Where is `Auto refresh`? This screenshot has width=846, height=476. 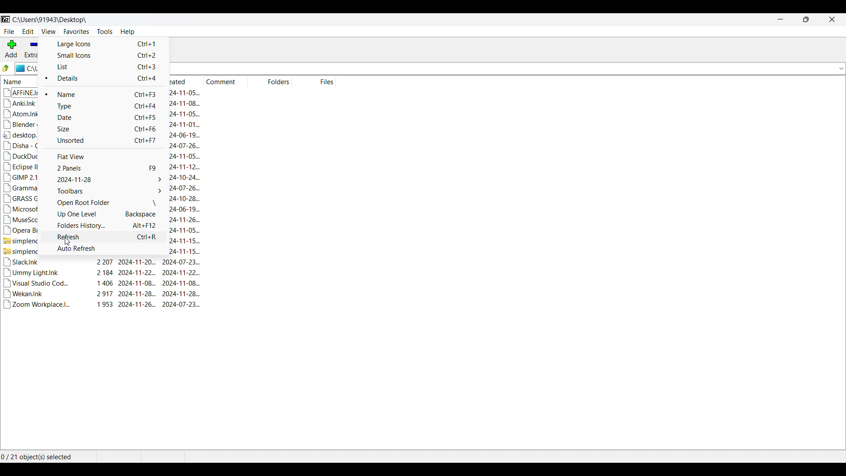 Auto refresh is located at coordinates (104, 249).